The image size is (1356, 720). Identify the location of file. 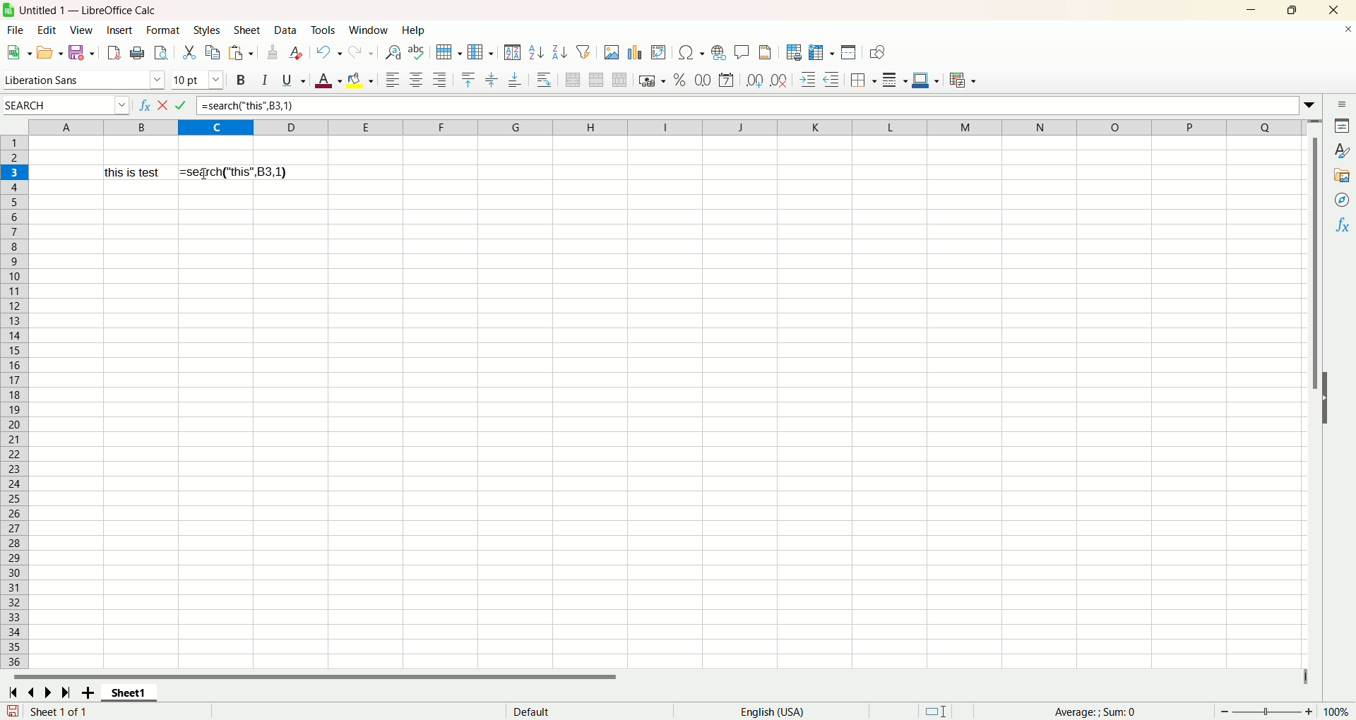
(17, 30).